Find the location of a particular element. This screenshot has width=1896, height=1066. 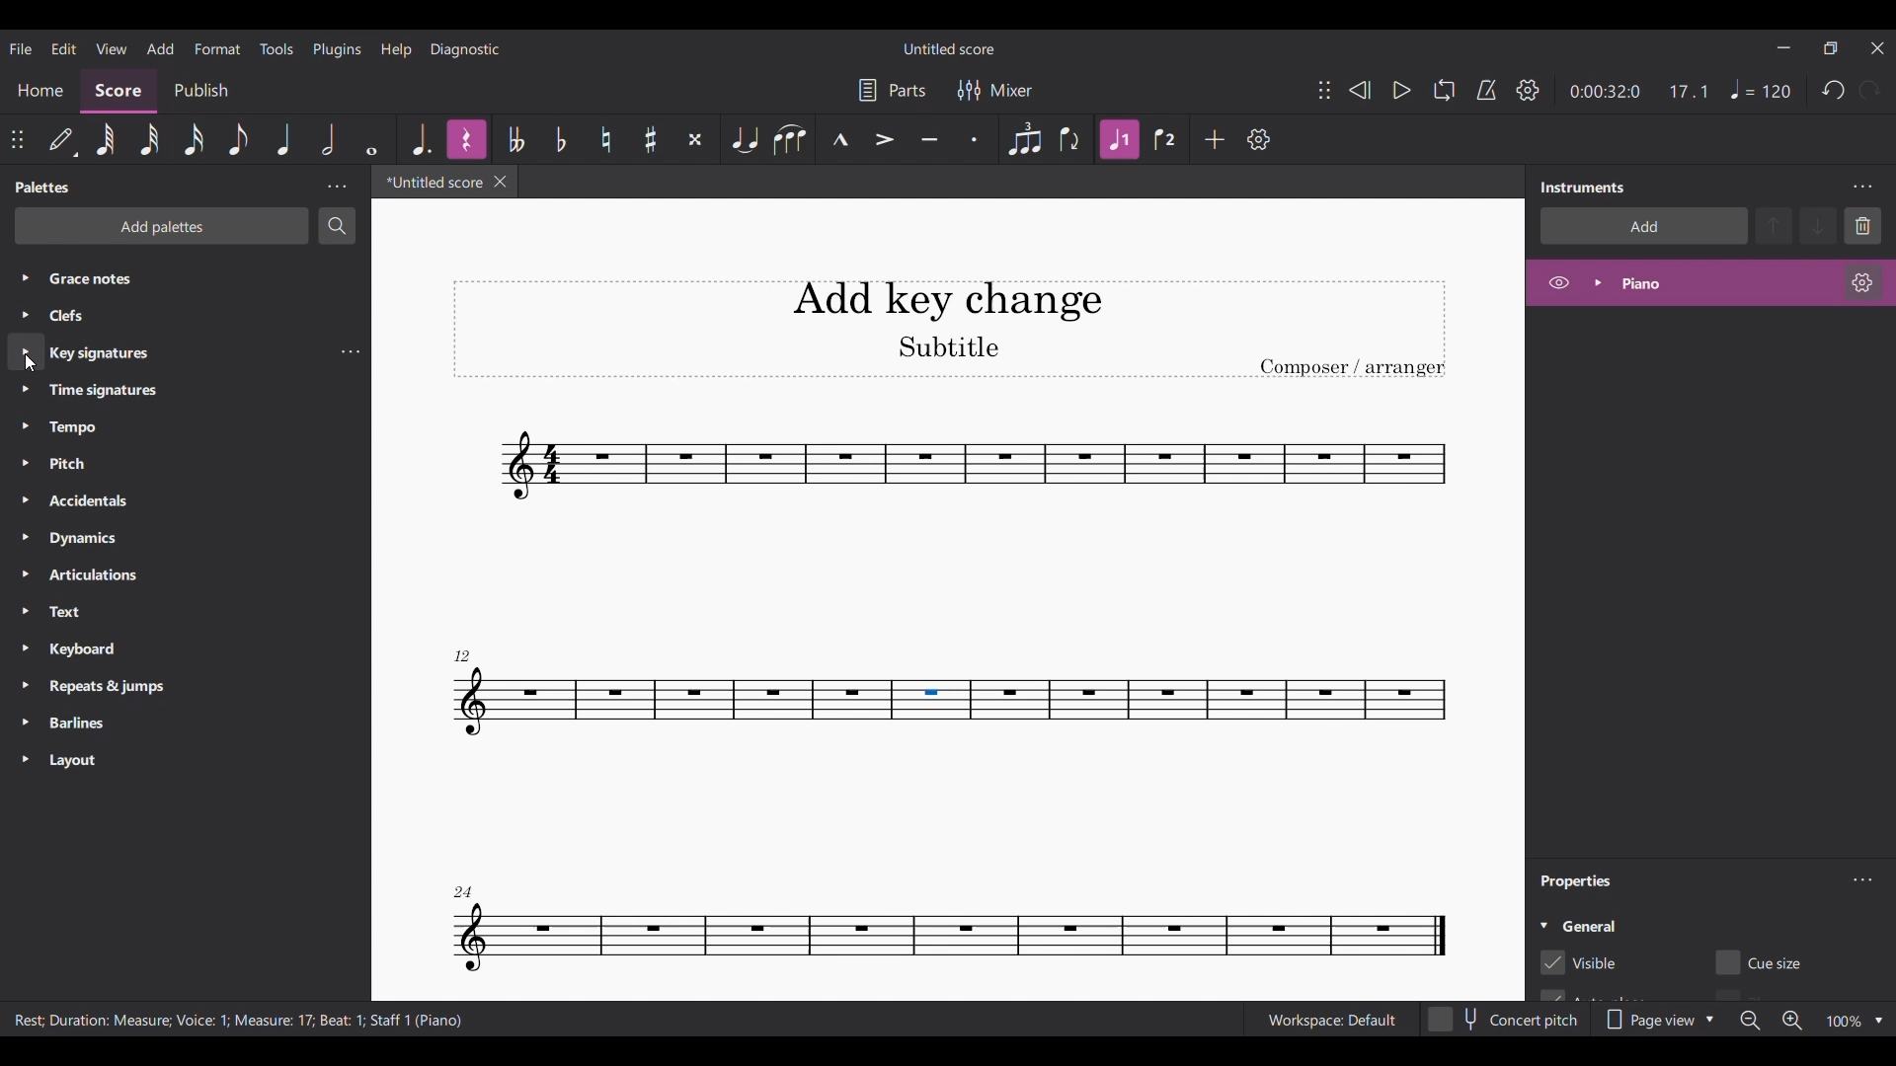

Change position of toolbar attached is located at coordinates (1324, 90).